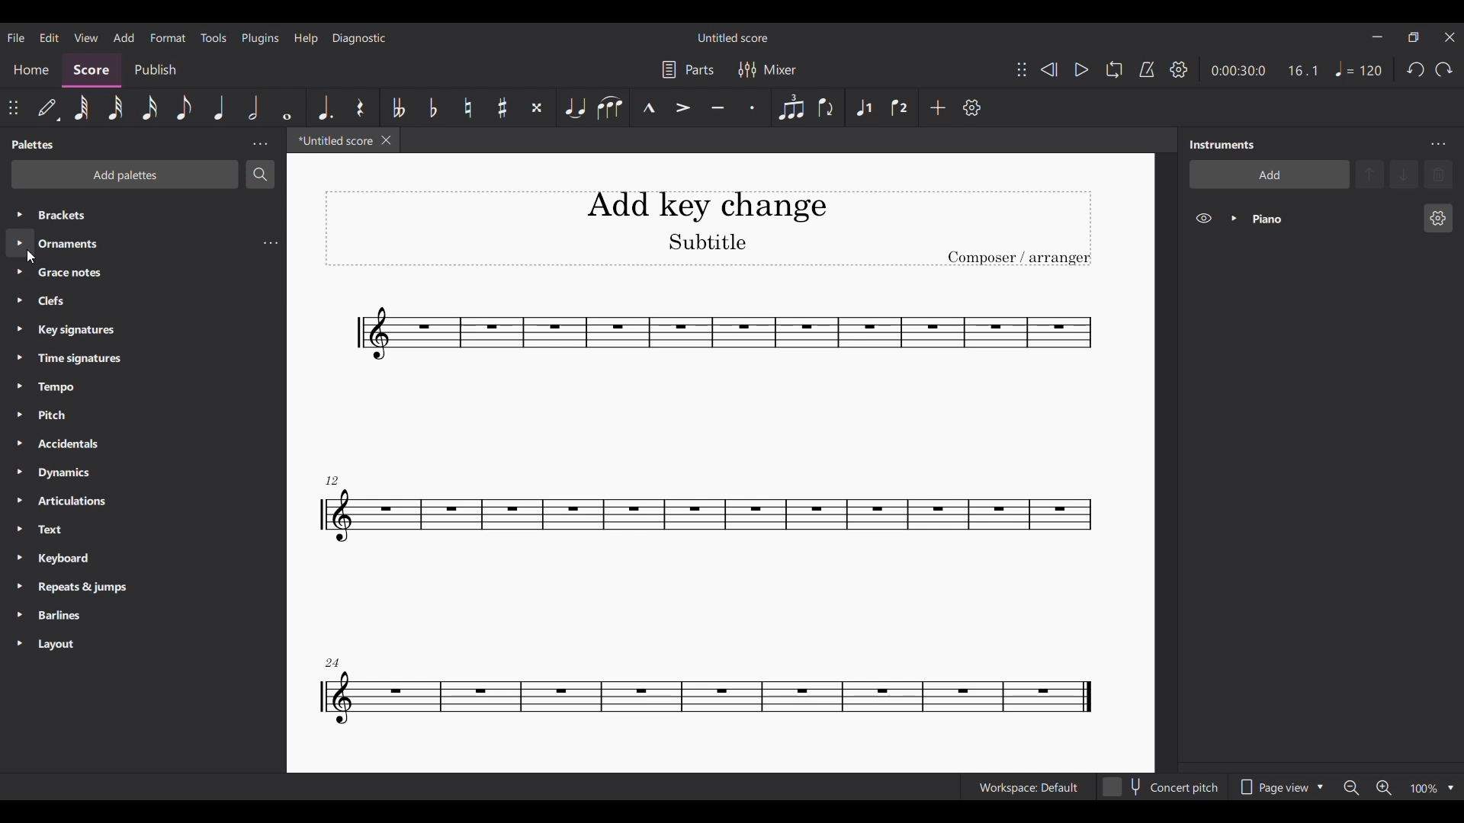 This screenshot has height=823, width=1464. What do you see at coordinates (767, 70) in the screenshot?
I see `Mixer settings` at bounding box center [767, 70].